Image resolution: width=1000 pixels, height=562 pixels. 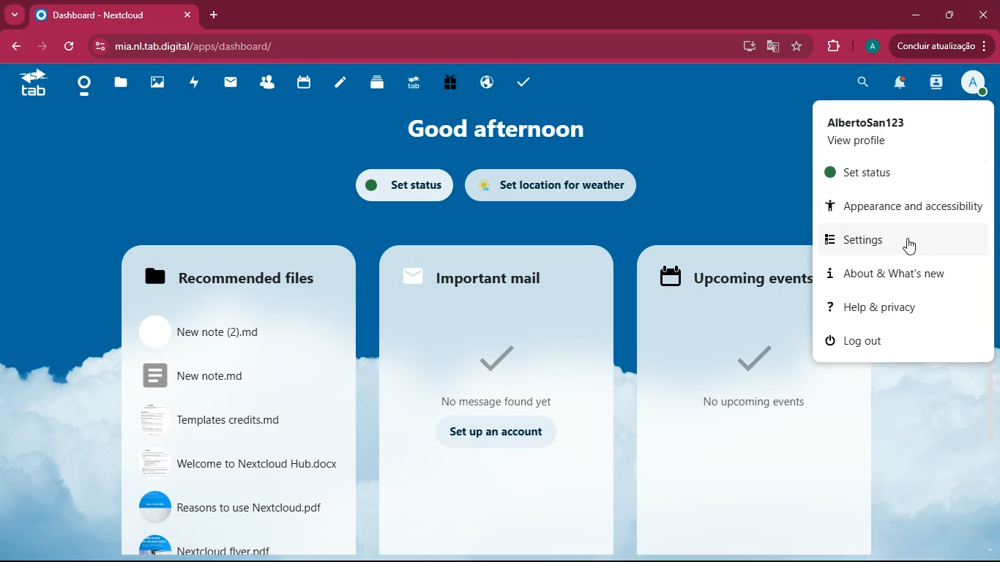 What do you see at coordinates (873, 46) in the screenshot?
I see `profile` at bounding box center [873, 46].